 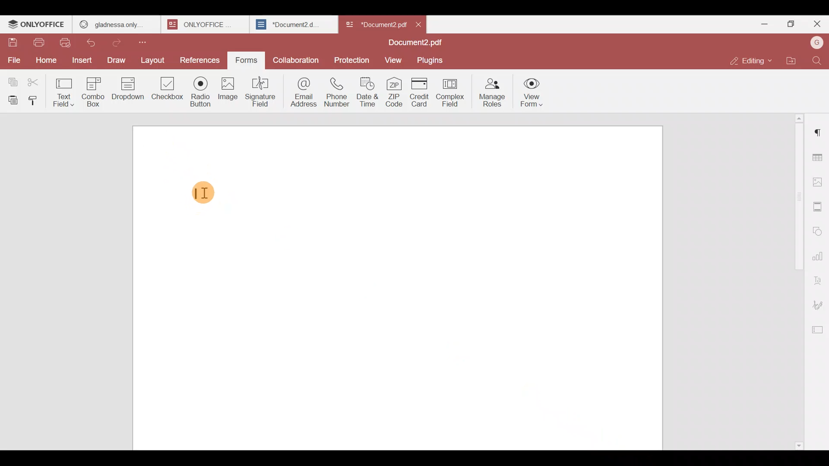 I want to click on Image settings, so click(x=819, y=179).